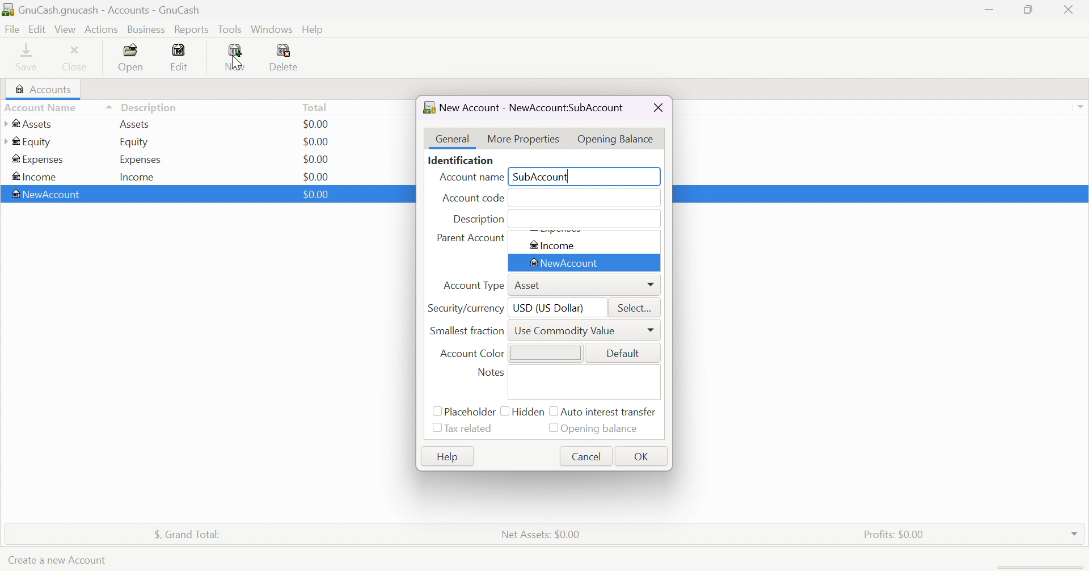 The height and width of the screenshot is (571, 1089). I want to click on Save, so click(27, 58).